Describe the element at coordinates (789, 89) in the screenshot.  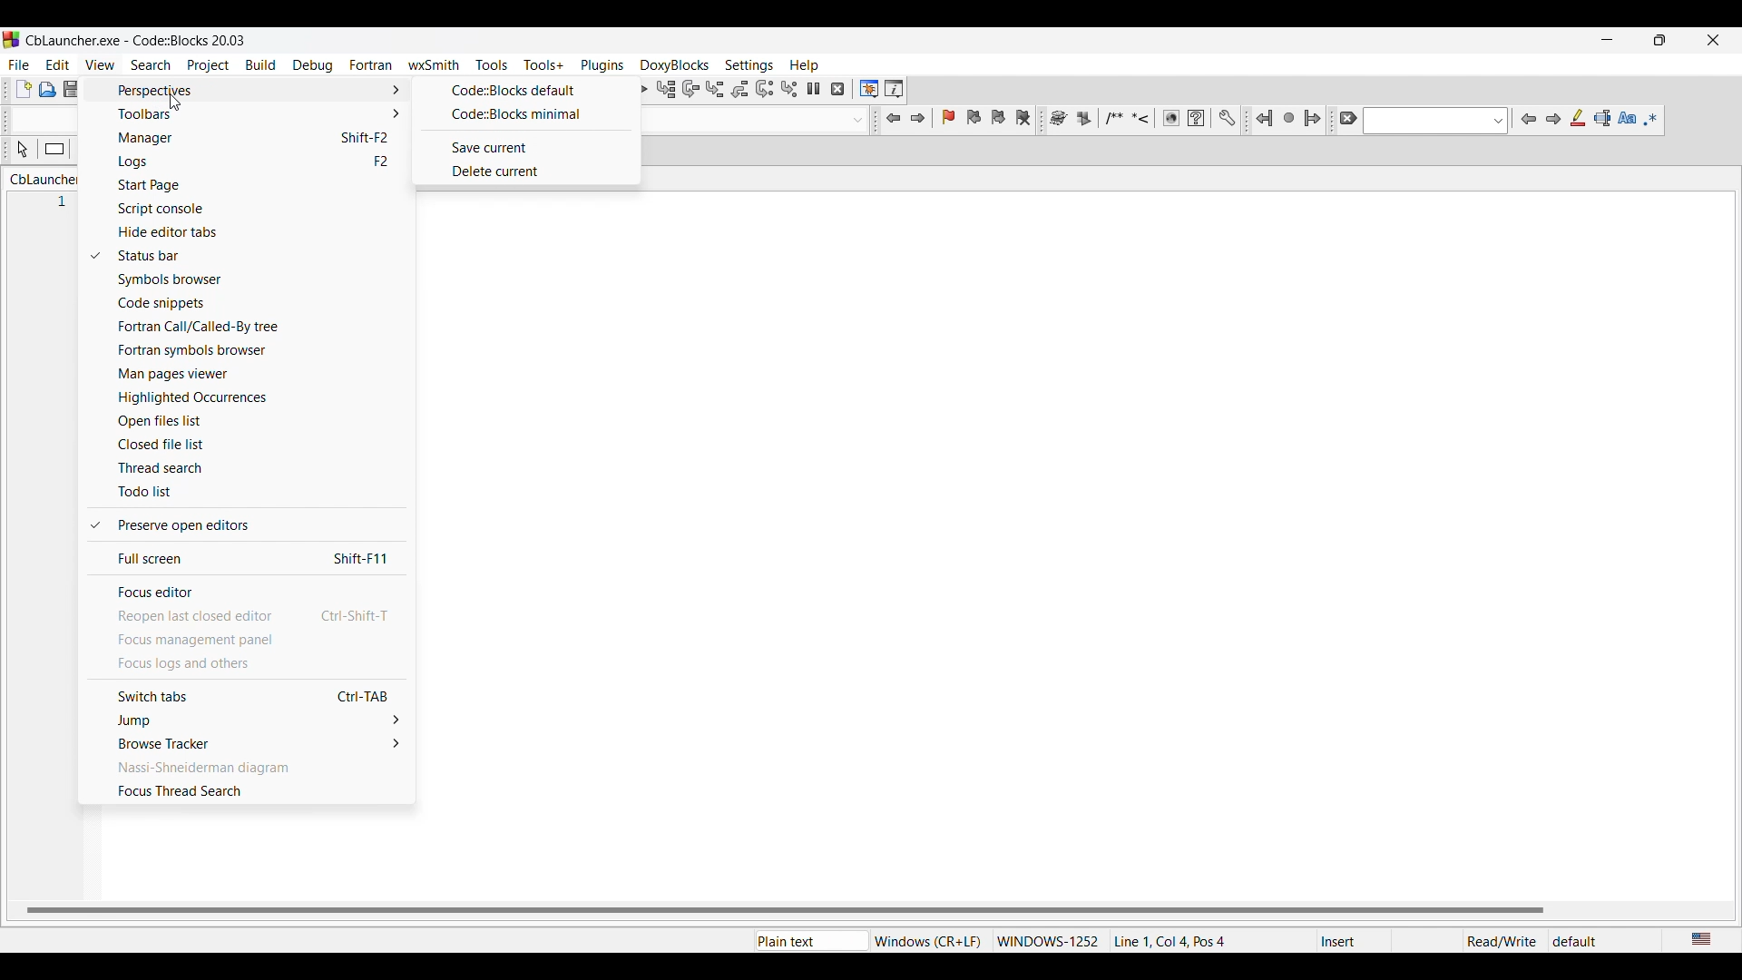
I see `Step into instruction` at that location.